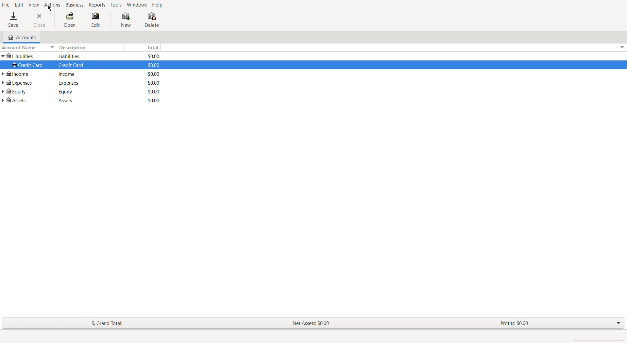 The image size is (627, 343). I want to click on Business, so click(74, 5).